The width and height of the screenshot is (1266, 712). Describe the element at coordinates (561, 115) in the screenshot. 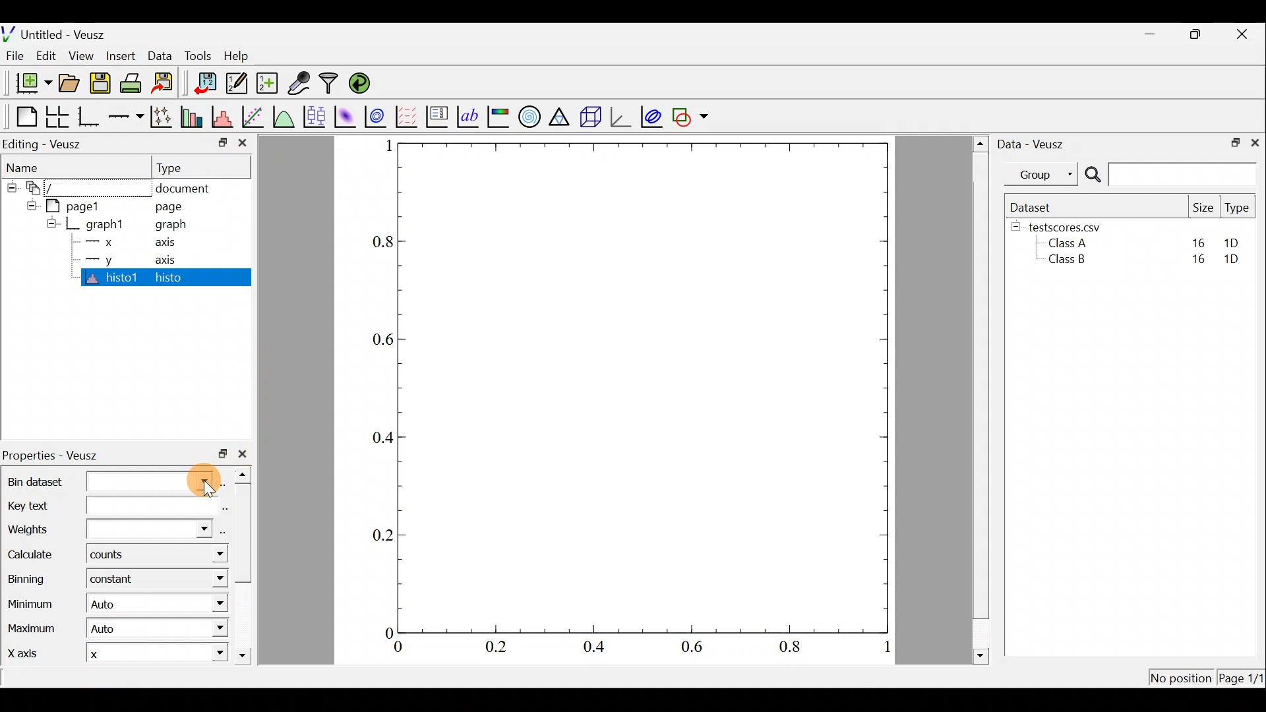

I see `Ternary graph` at that location.